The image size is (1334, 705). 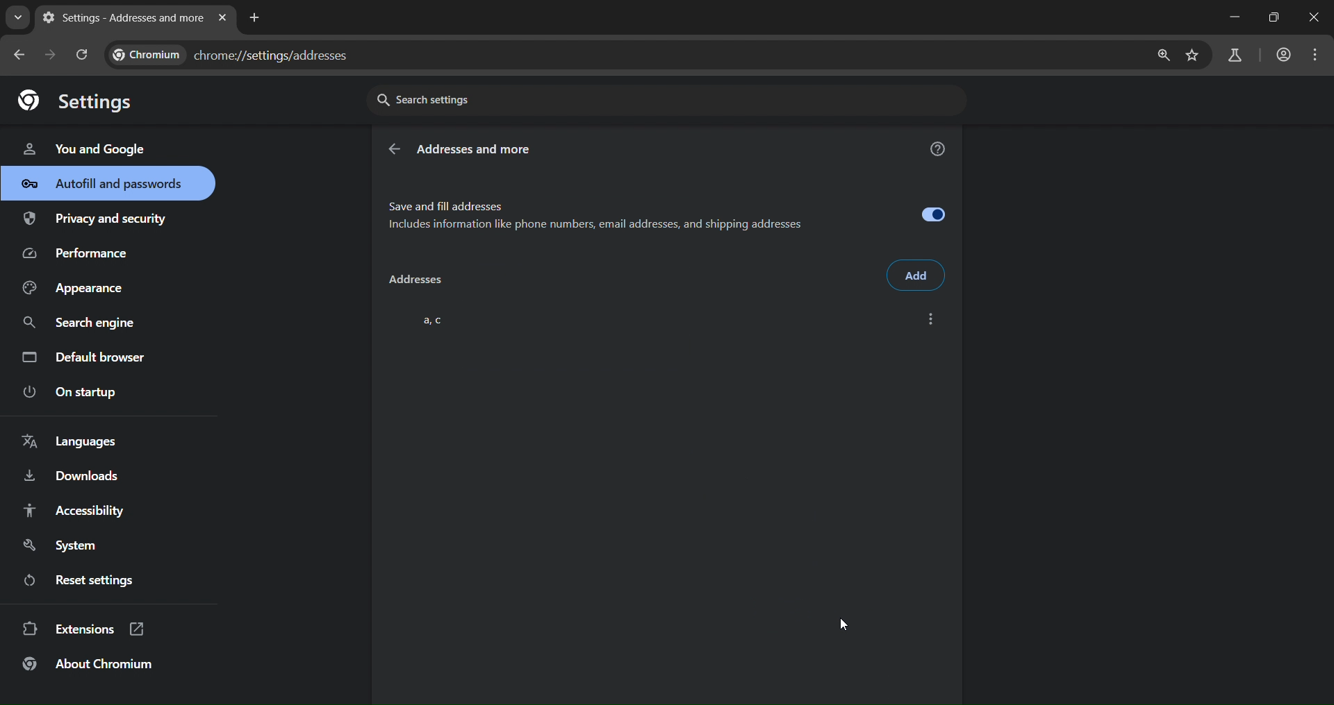 What do you see at coordinates (92, 582) in the screenshot?
I see `reset settings` at bounding box center [92, 582].